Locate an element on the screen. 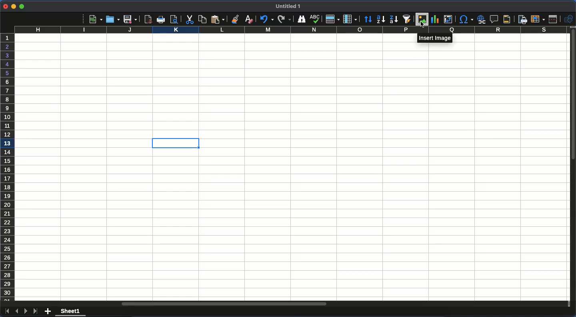 The height and width of the screenshot is (317, 576). previous sheet is located at coordinates (16, 311).